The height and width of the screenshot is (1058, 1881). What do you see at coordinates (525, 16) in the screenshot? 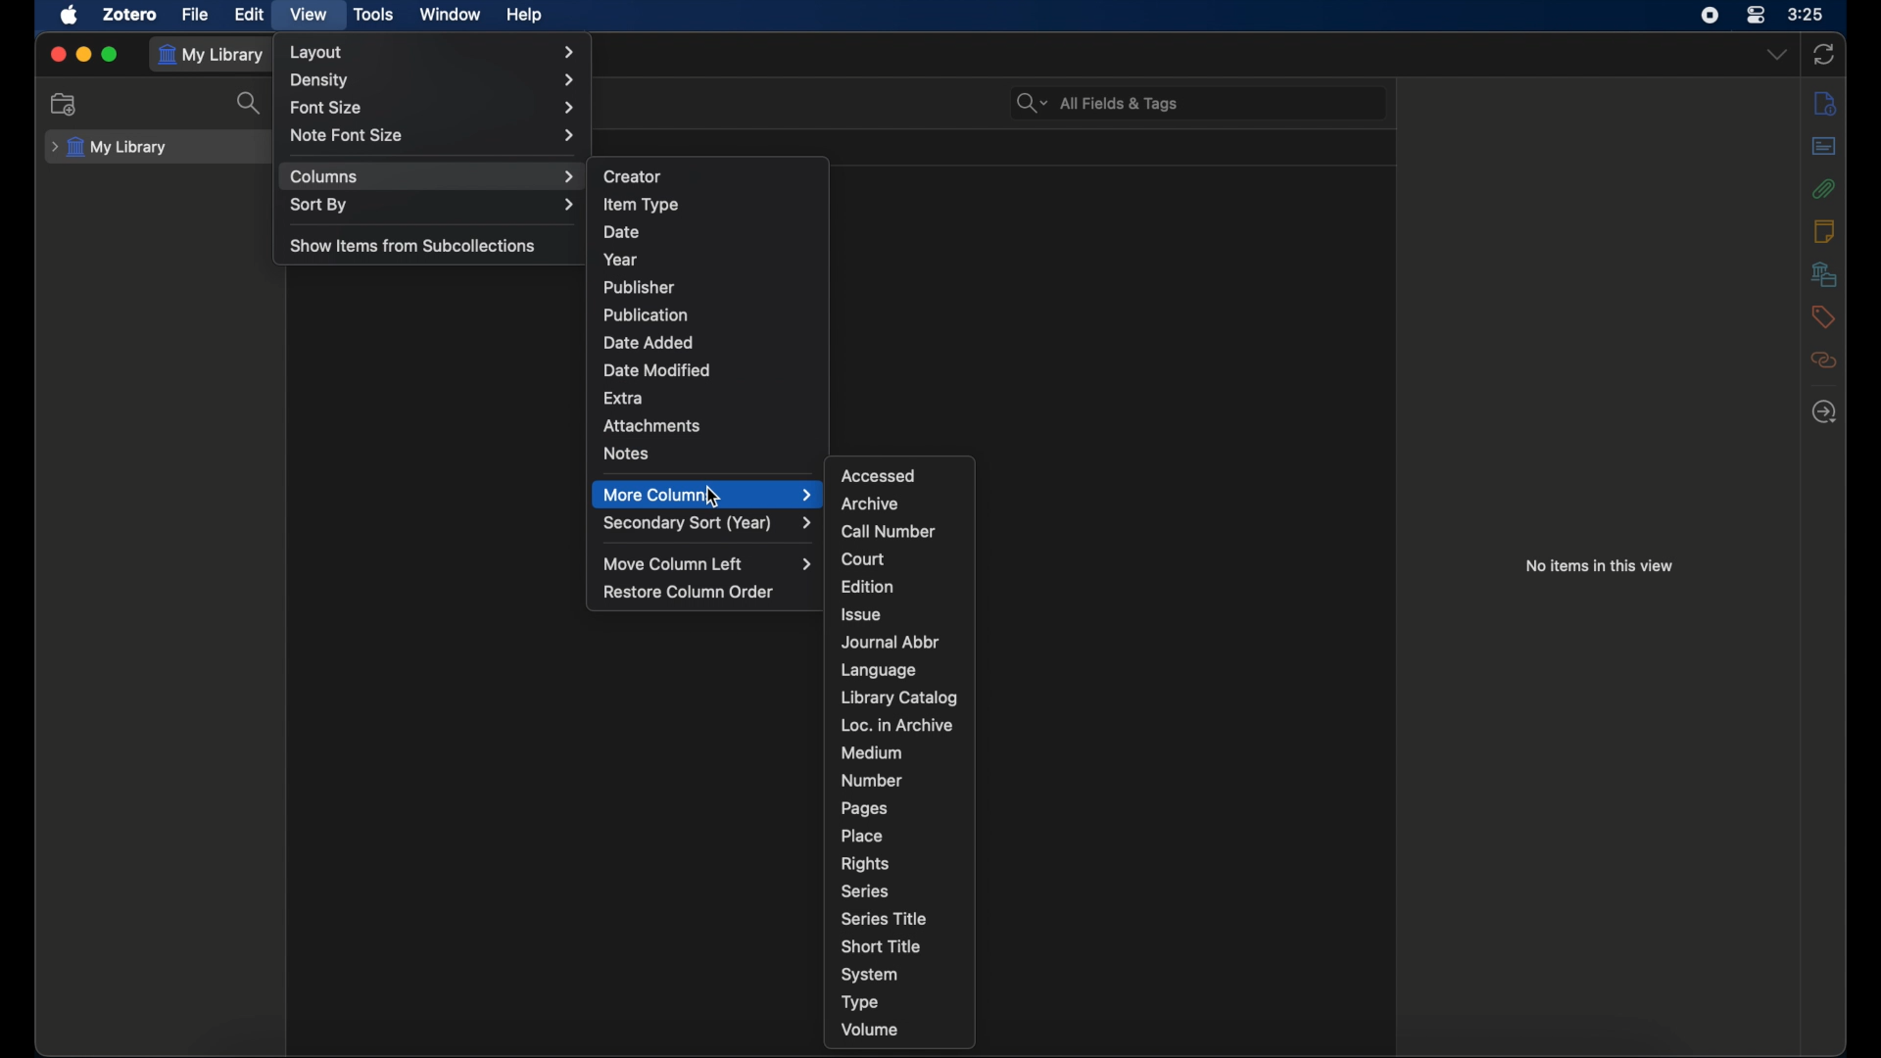
I see `help` at bounding box center [525, 16].